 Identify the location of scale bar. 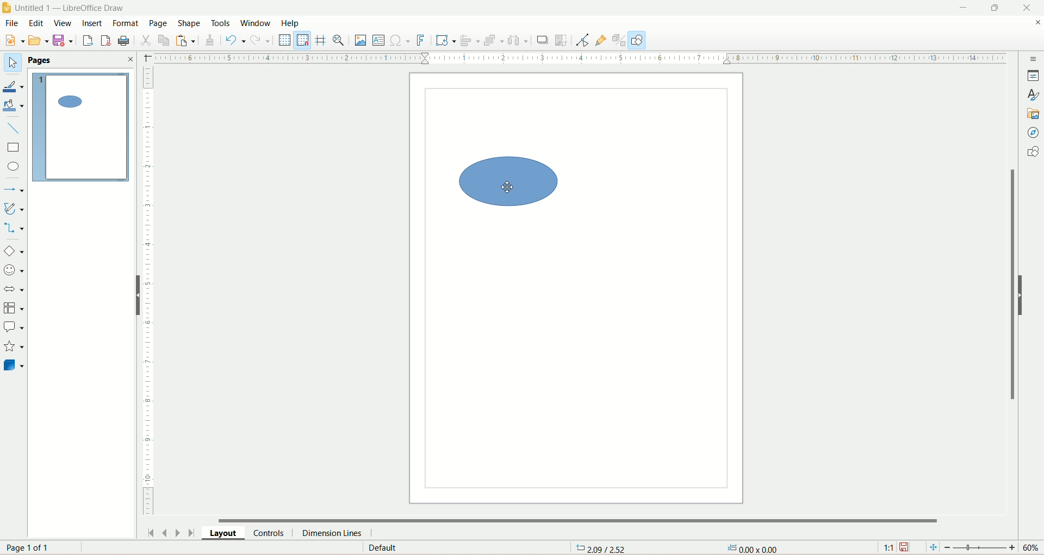
(581, 59).